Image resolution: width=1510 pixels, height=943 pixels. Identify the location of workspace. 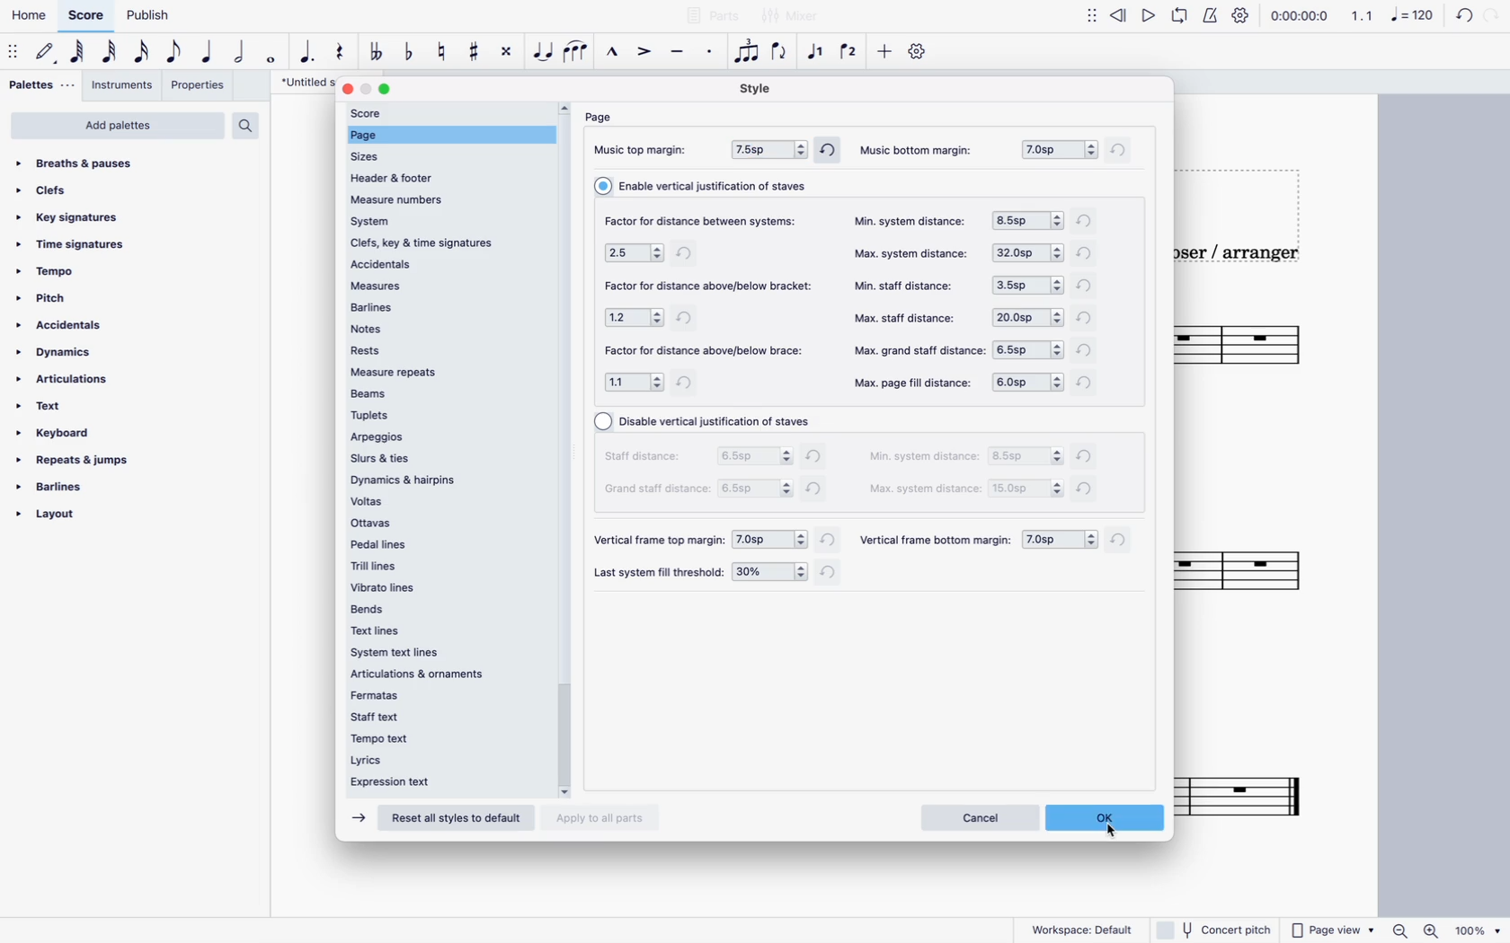
(1085, 930).